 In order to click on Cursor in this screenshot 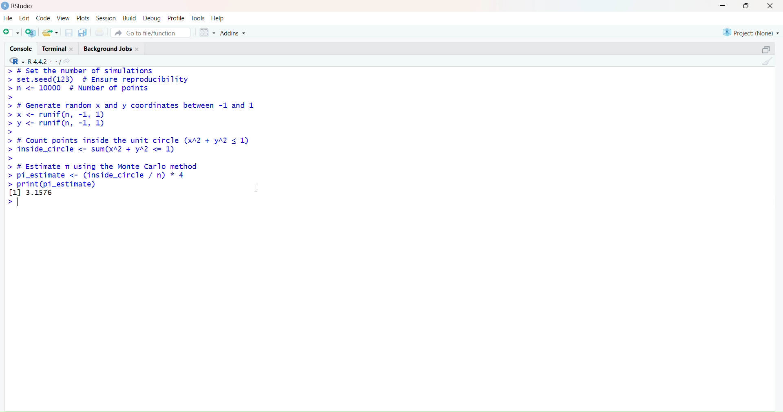, I will do `click(258, 185)`.